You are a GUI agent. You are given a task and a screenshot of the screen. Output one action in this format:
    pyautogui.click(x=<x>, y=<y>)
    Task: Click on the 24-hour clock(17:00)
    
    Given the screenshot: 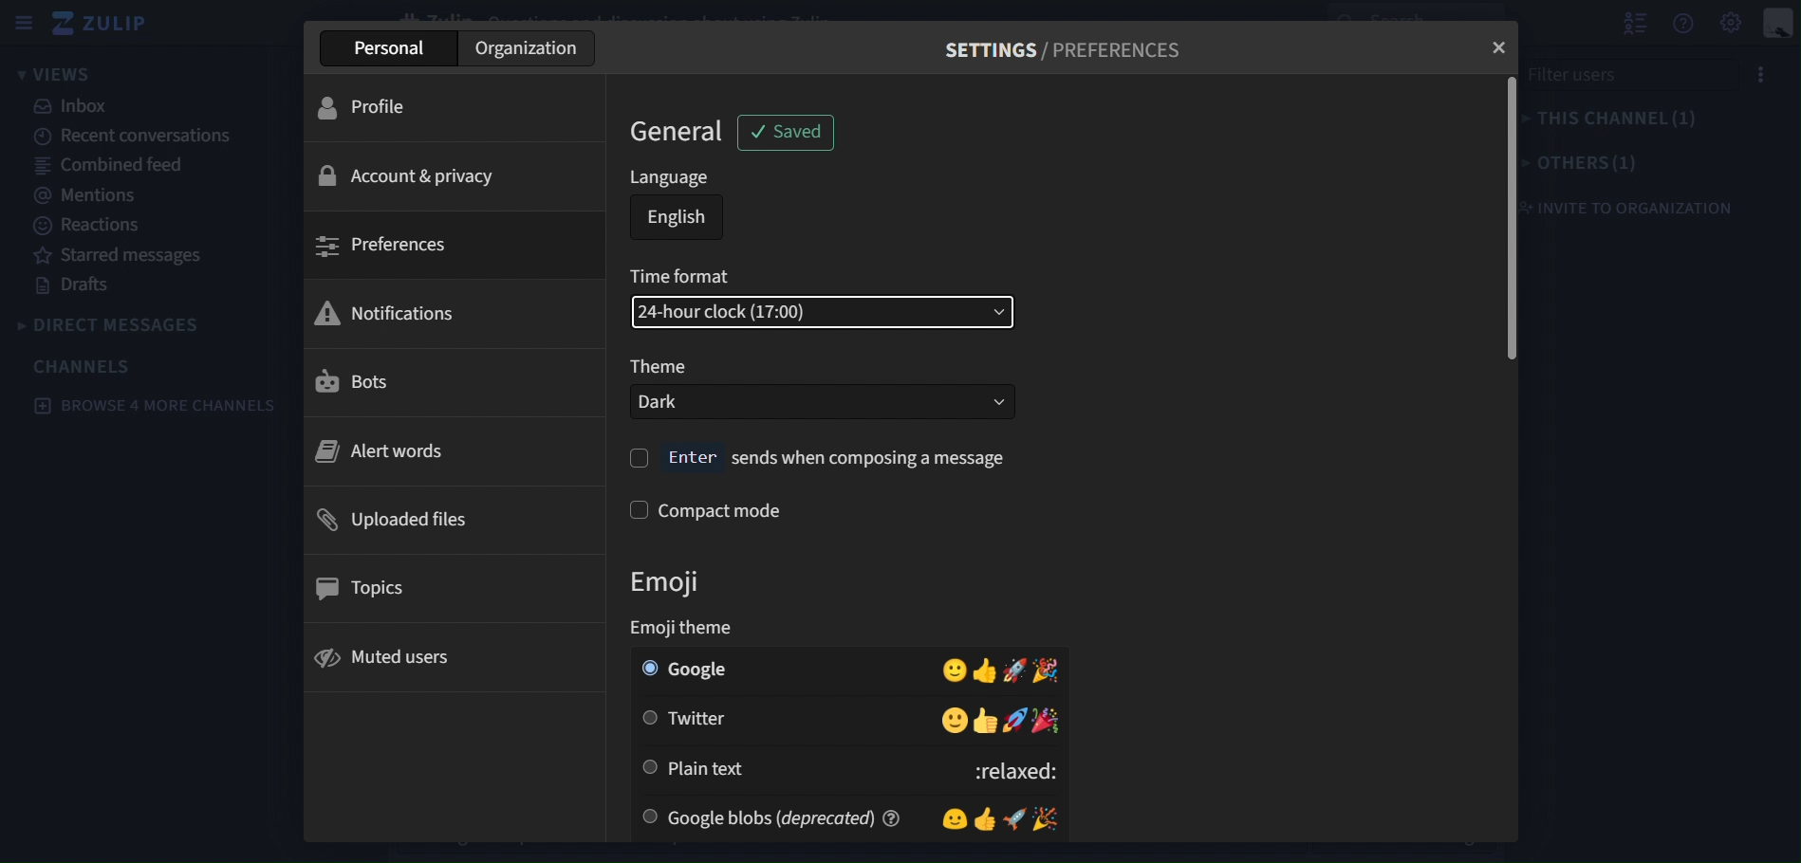 What is the action you would take?
    pyautogui.click(x=827, y=311)
    